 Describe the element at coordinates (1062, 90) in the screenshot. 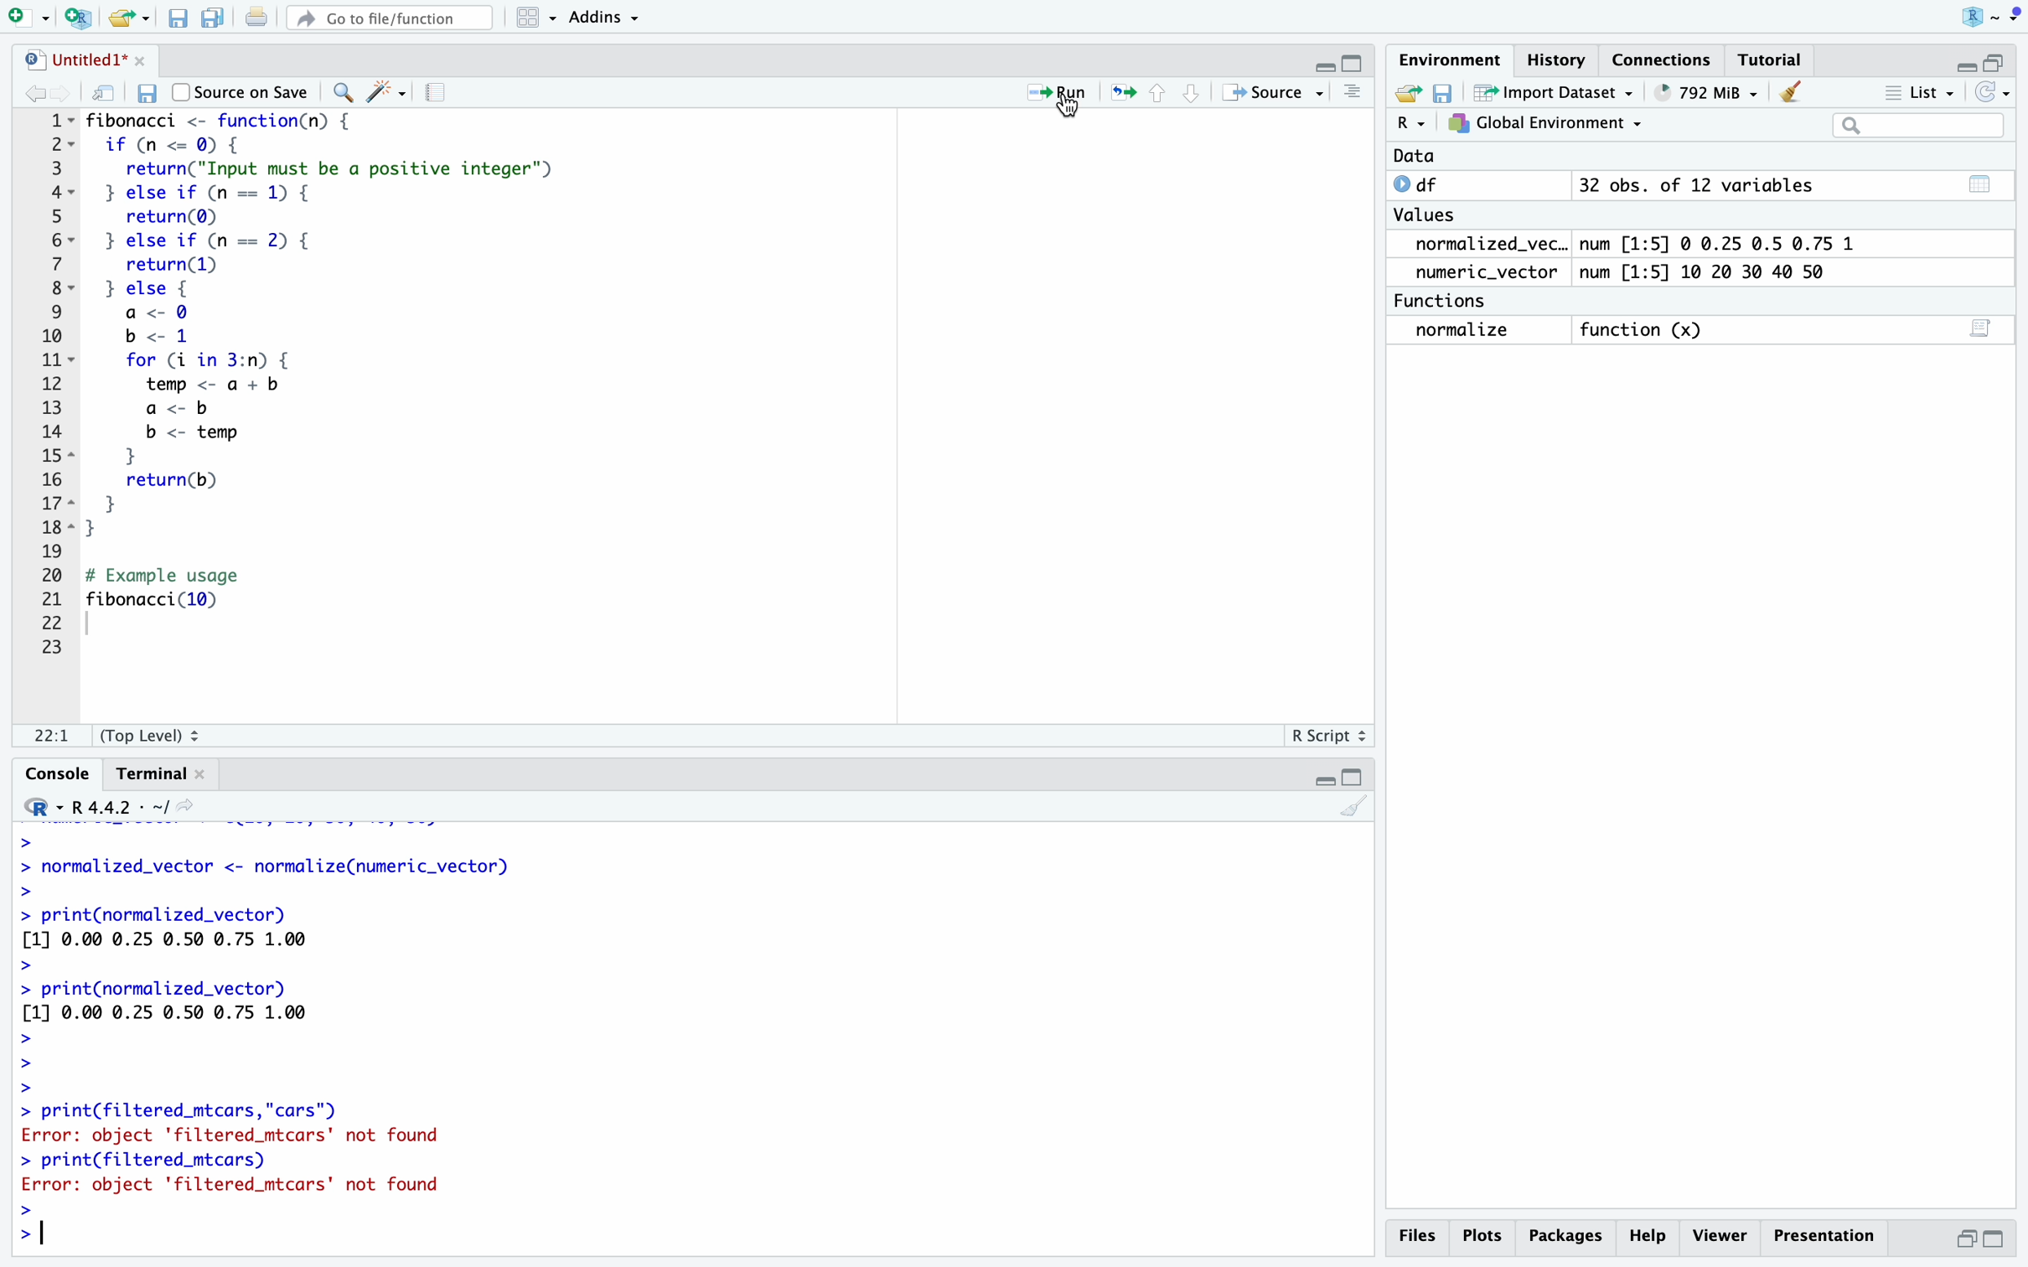

I see `run the current line or selection` at that location.